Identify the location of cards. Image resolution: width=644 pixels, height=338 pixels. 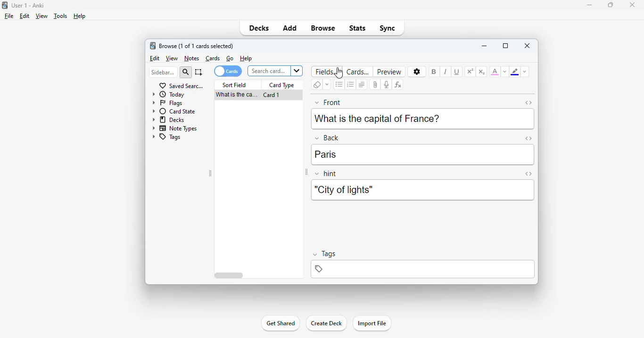
(227, 71).